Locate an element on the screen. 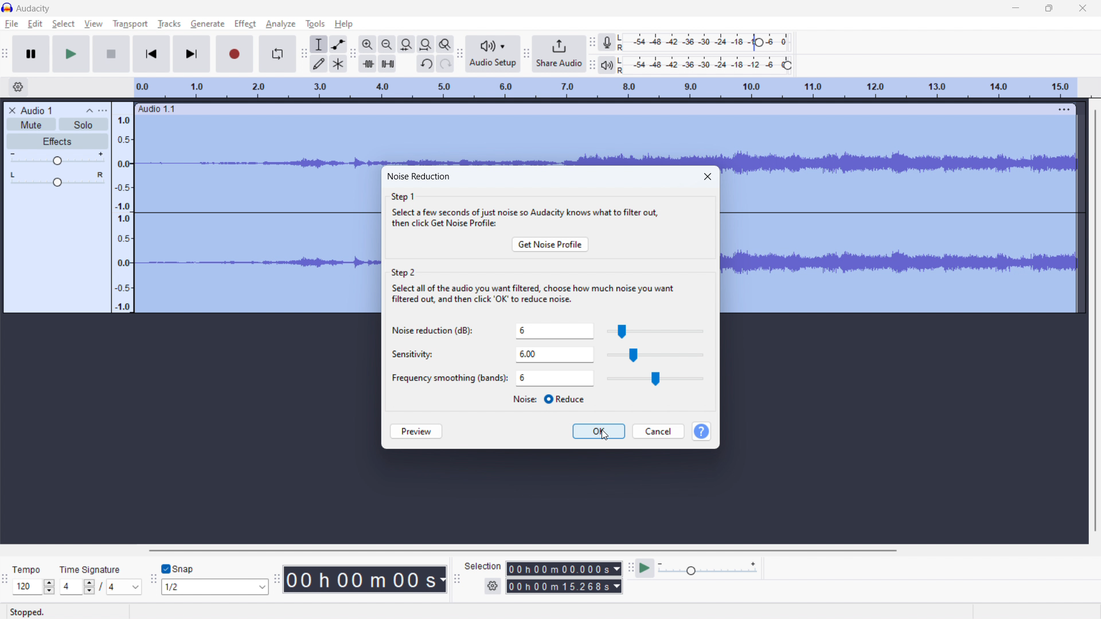 The width and height of the screenshot is (1101, 619). fit selection to width is located at coordinates (406, 45).